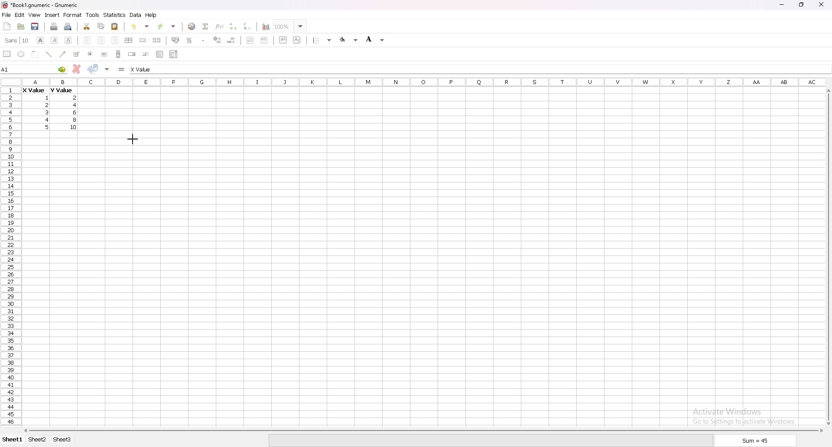  Describe the element at coordinates (6, 15) in the screenshot. I see `file` at that location.